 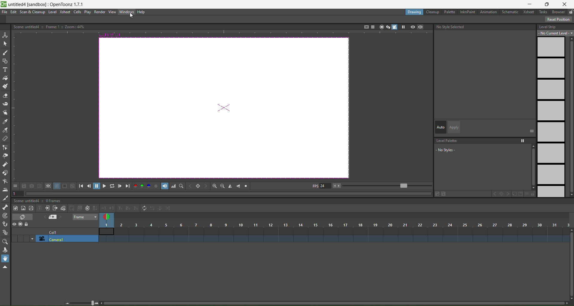 I want to click on level strip, so click(x=554, y=110).